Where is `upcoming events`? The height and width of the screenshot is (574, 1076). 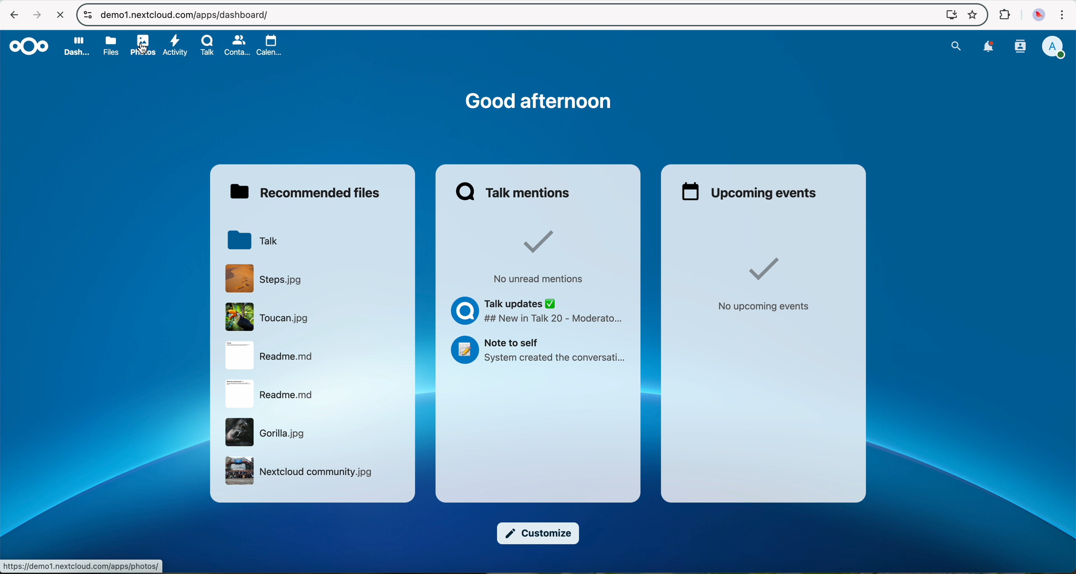
upcoming events is located at coordinates (750, 191).